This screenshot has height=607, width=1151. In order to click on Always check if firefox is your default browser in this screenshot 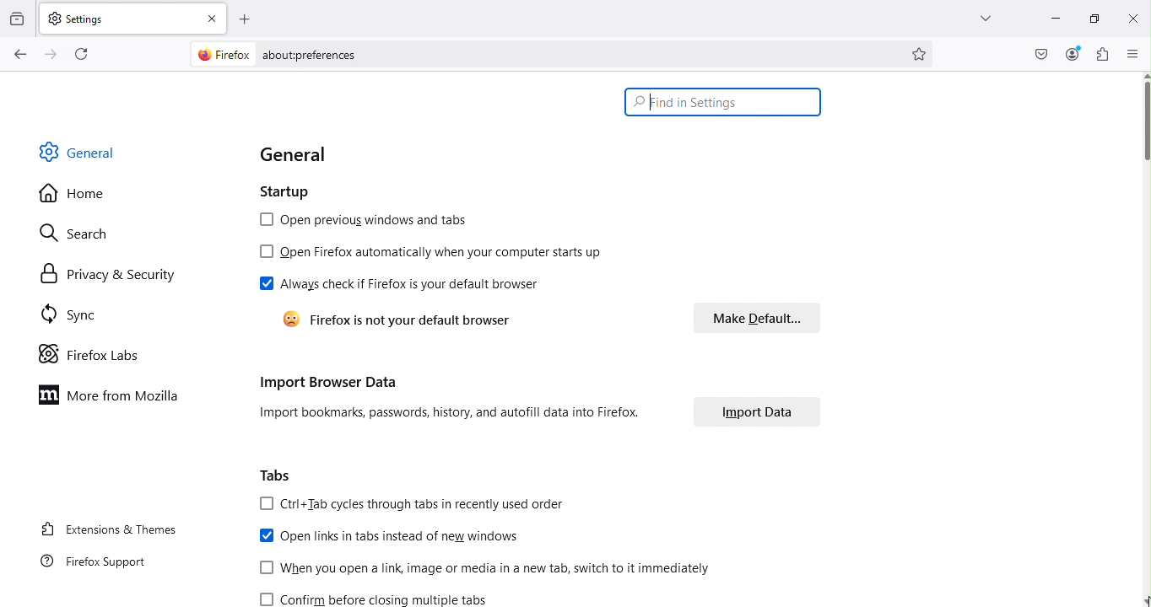, I will do `click(401, 285)`.